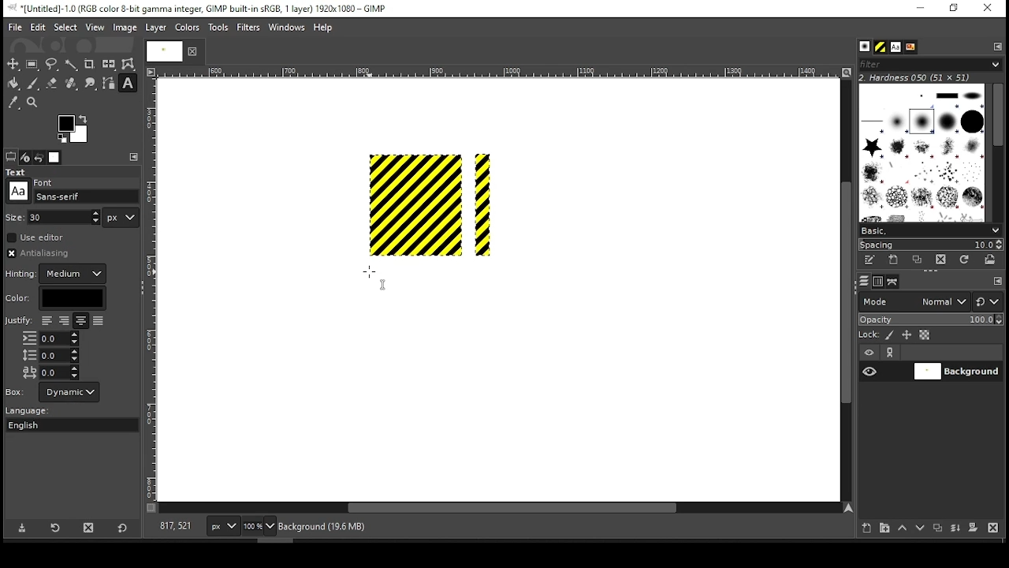  What do you see at coordinates (37, 237) in the screenshot?
I see `use editor` at bounding box center [37, 237].